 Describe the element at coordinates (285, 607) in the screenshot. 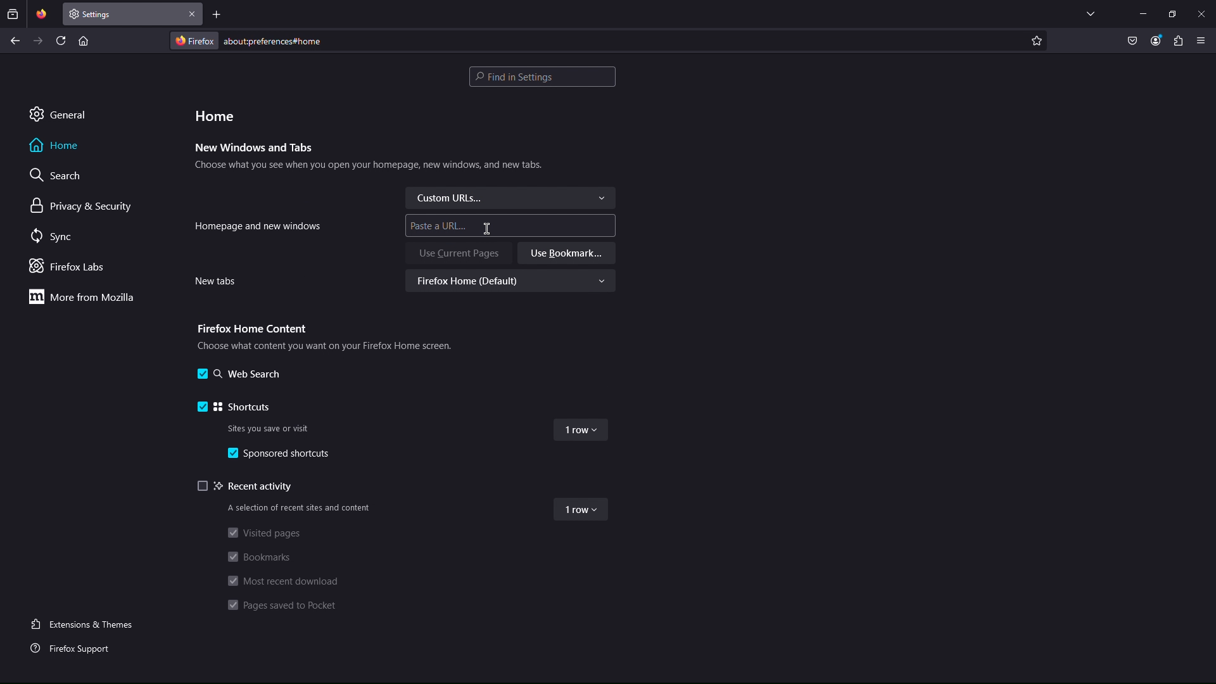

I see `Pages saved to Pocket` at that location.